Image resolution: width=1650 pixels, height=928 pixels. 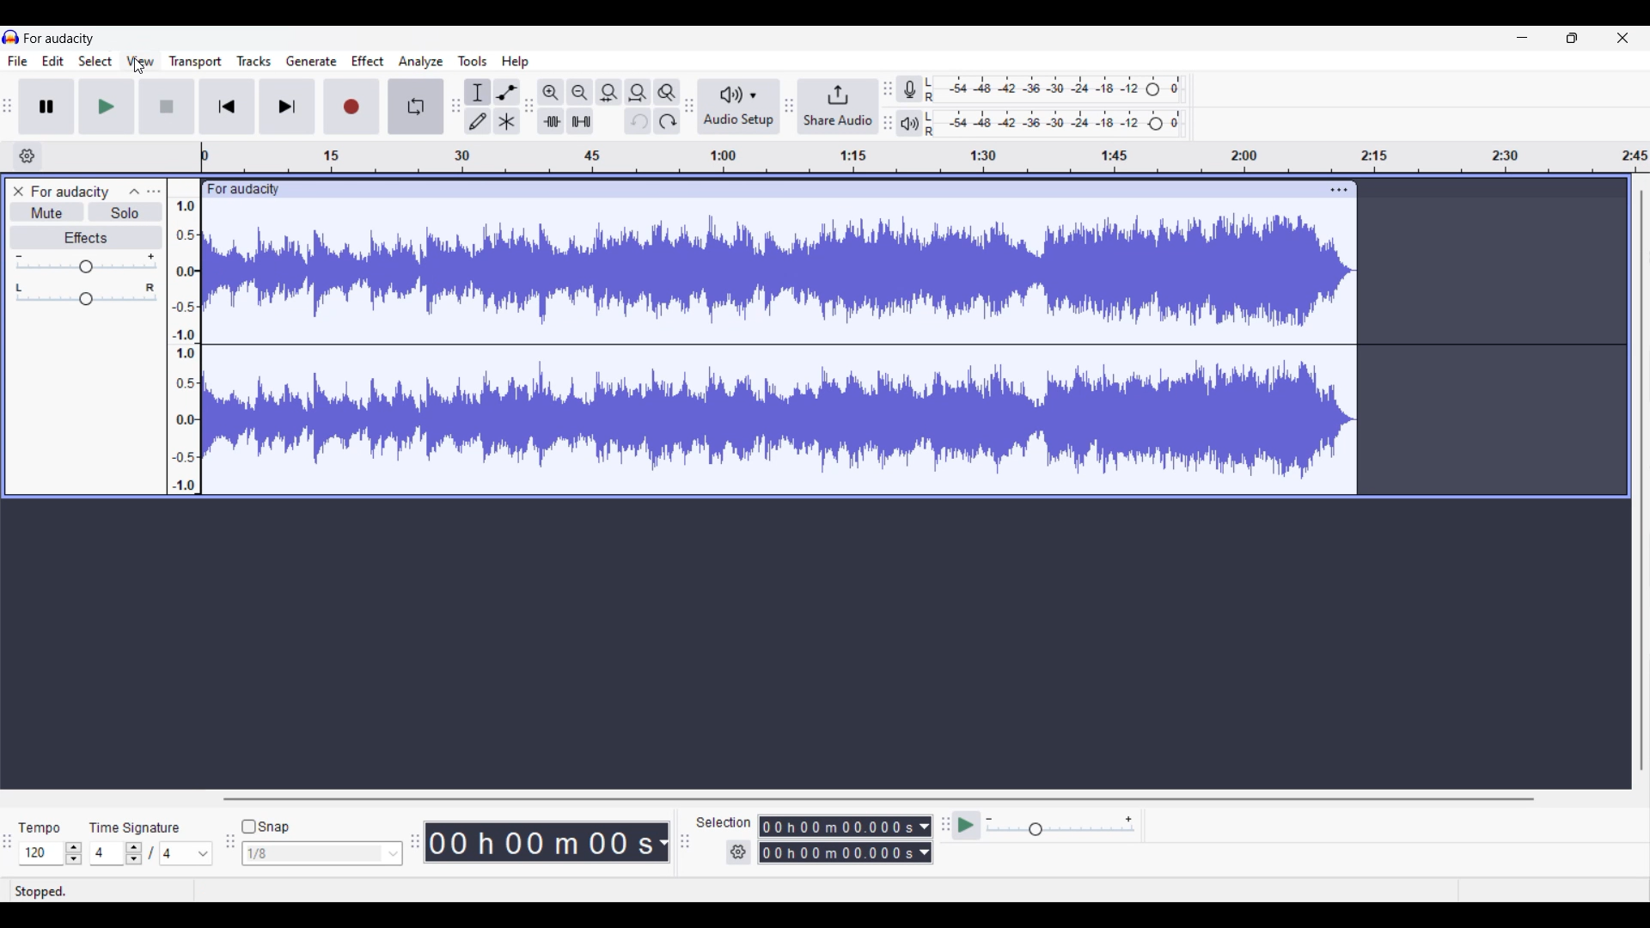 What do you see at coordinates (70, 192) in the screenshot?
I see `for audacity` at bounding box center [70, 192].